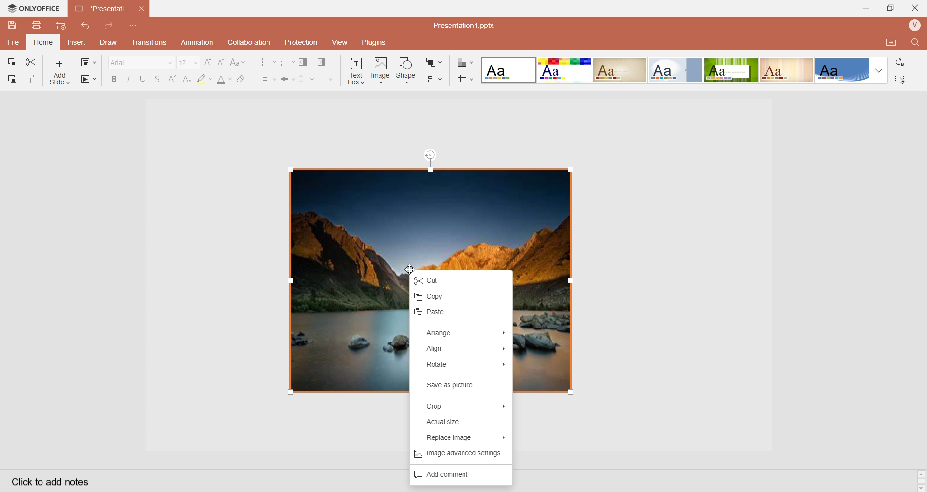 Image resolution: width=927 pixels, height=492 pixels. What do you see at coordinates (148, 42) in the screenshot?
I see `Transitions` at bounding box center [148, 42].